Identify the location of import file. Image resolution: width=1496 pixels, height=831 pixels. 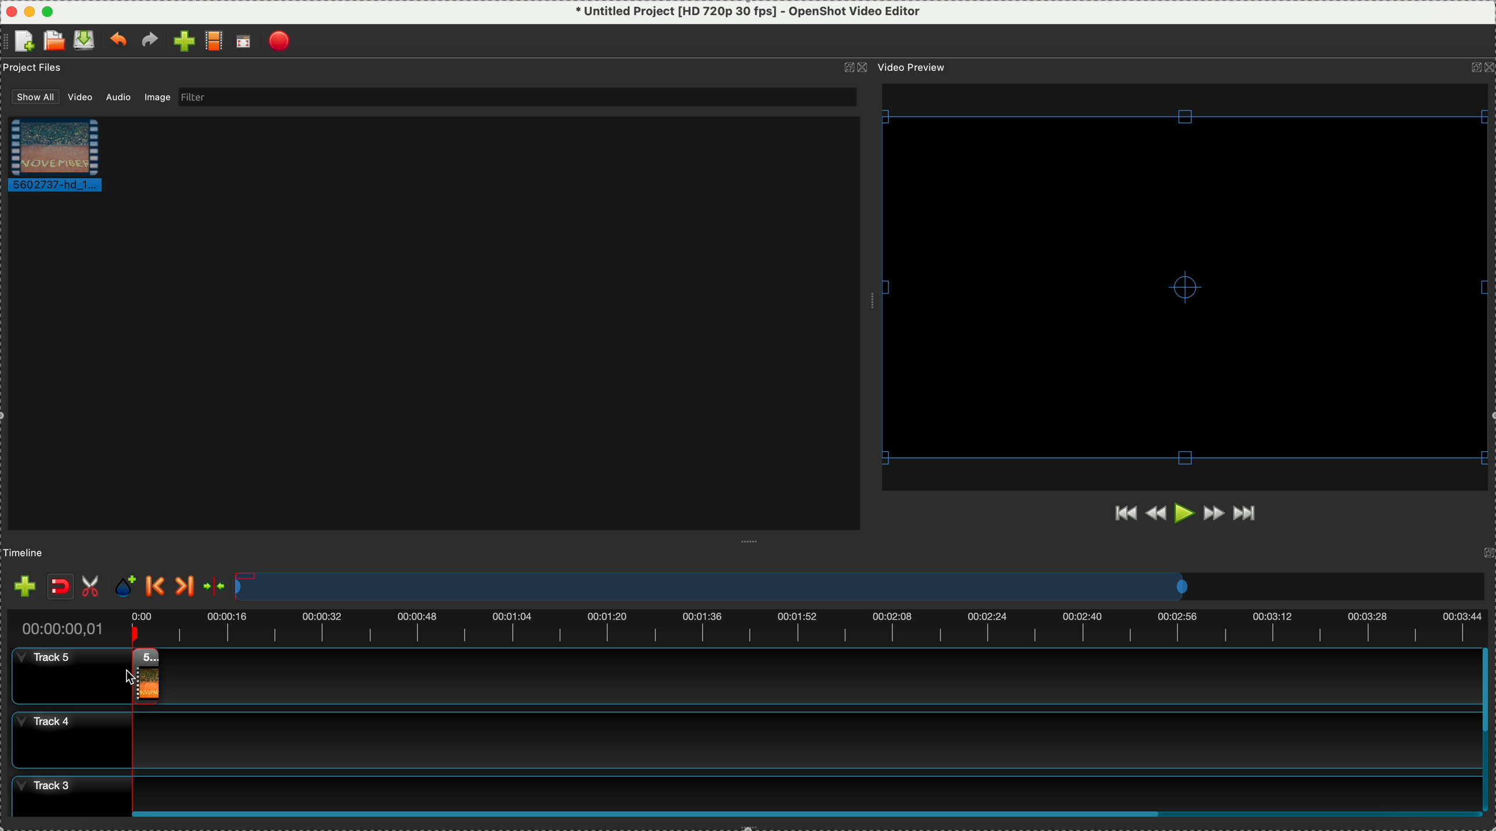
(180, 41).